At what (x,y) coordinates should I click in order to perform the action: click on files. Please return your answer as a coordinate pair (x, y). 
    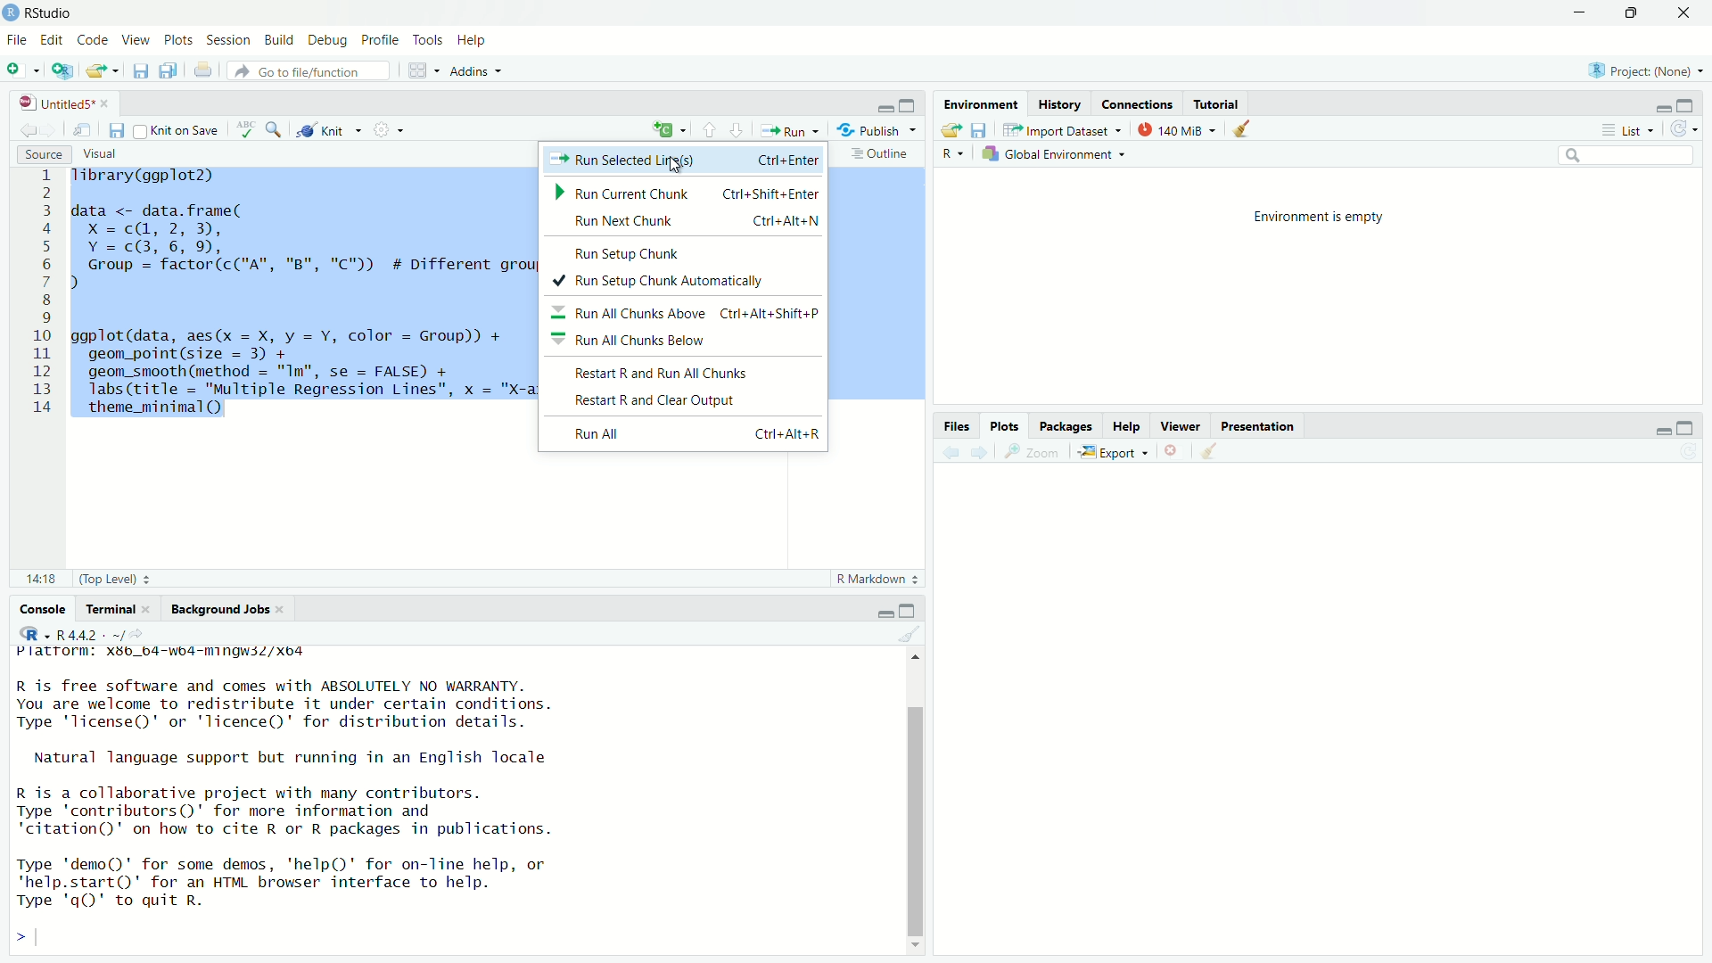
    Looking at the image, I should click on (165, 70).